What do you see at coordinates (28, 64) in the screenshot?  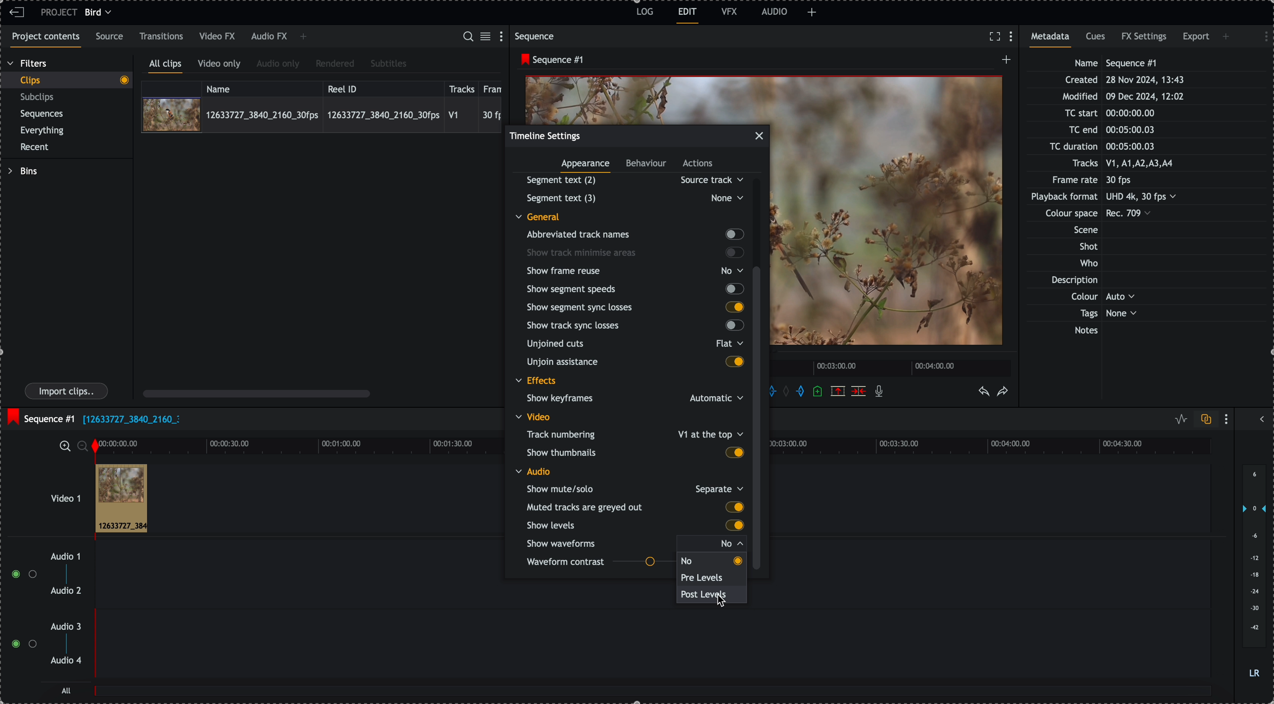 I see `filters` at bounding box center [28, 64].